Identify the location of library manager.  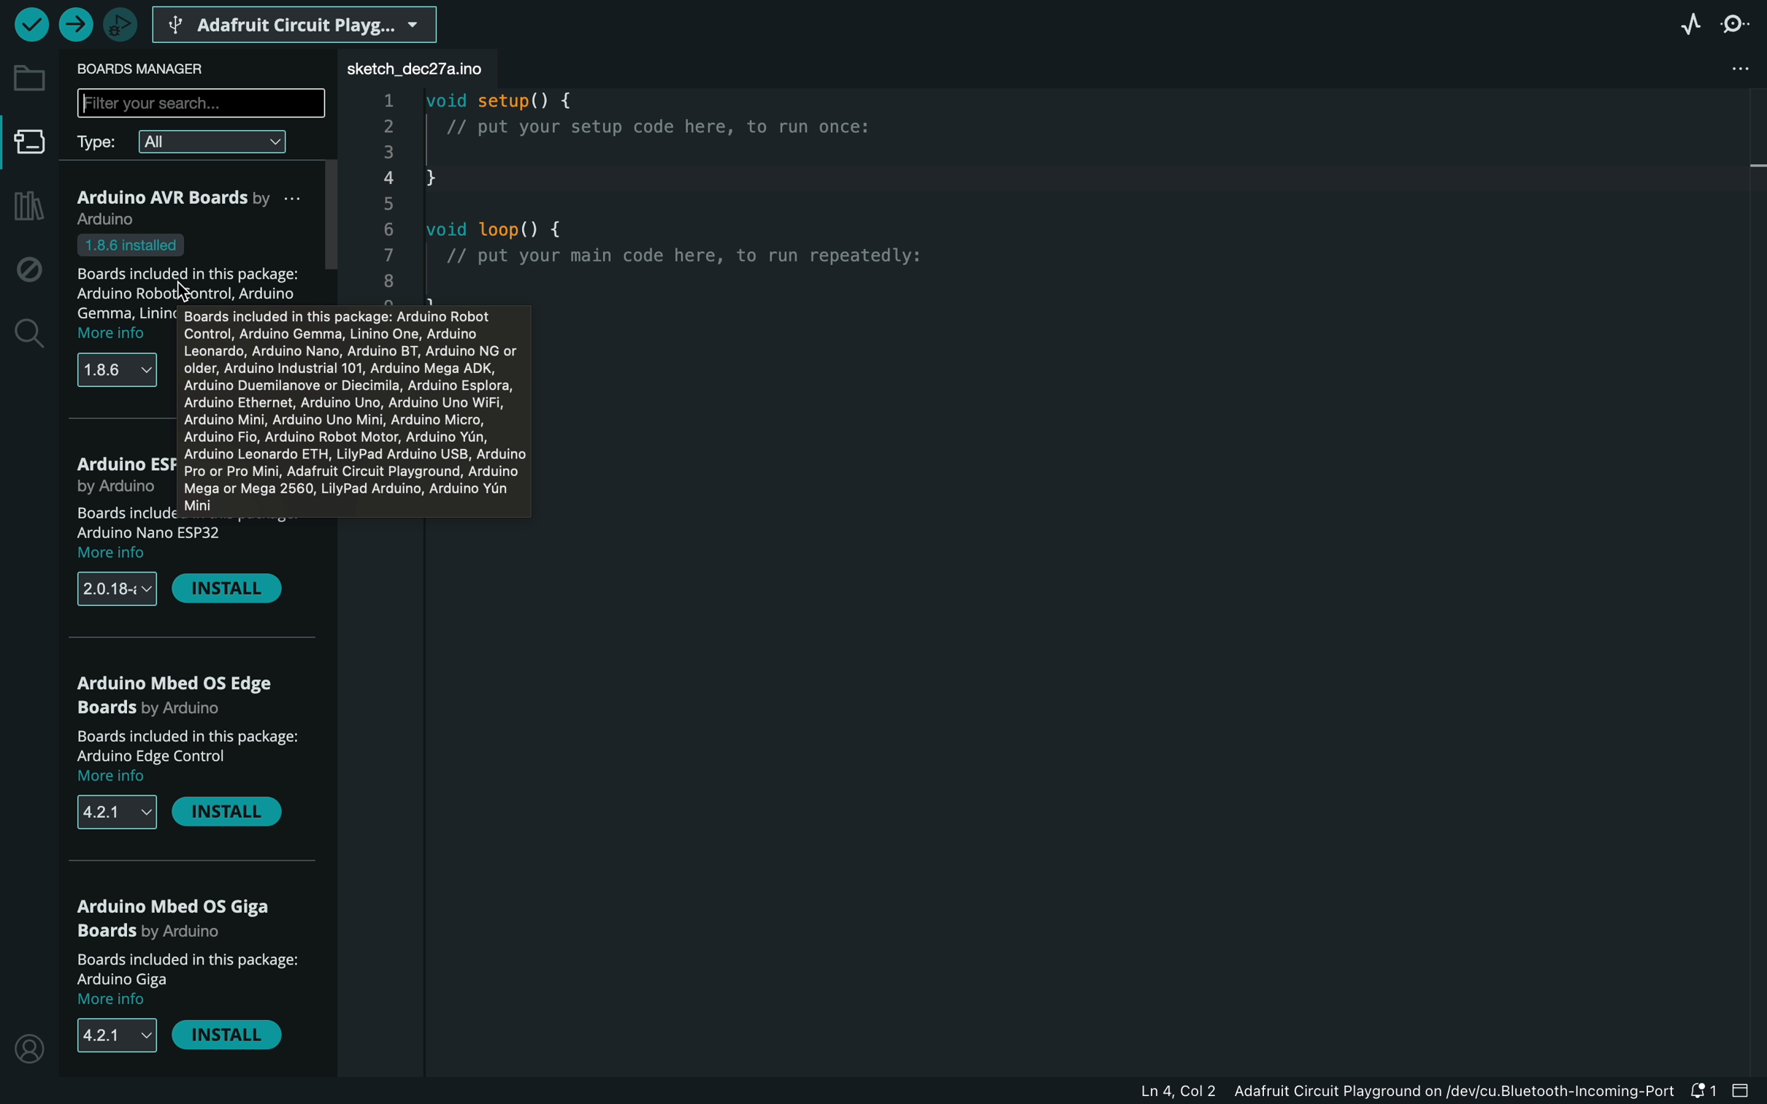
(28, 204).